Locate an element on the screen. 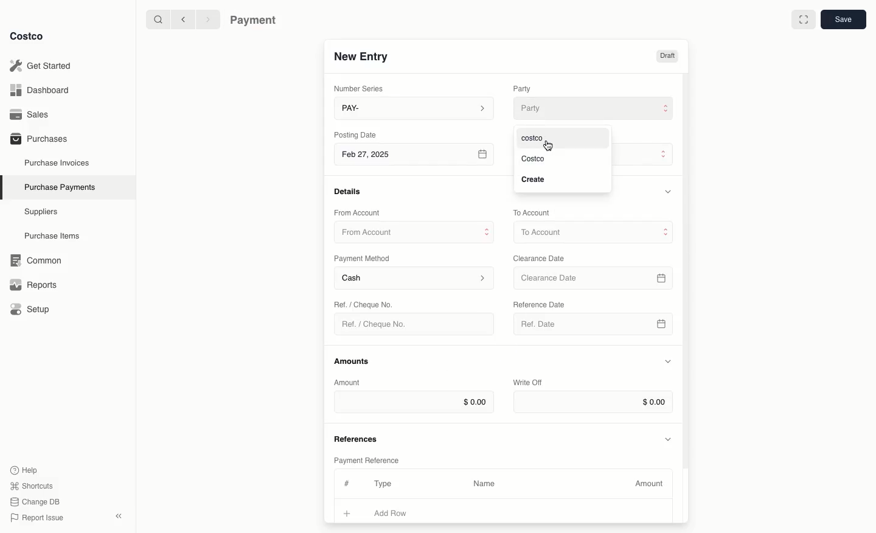 The width and height of the screenshot is (876, 533). Costco is located at coordinates (534, 159).